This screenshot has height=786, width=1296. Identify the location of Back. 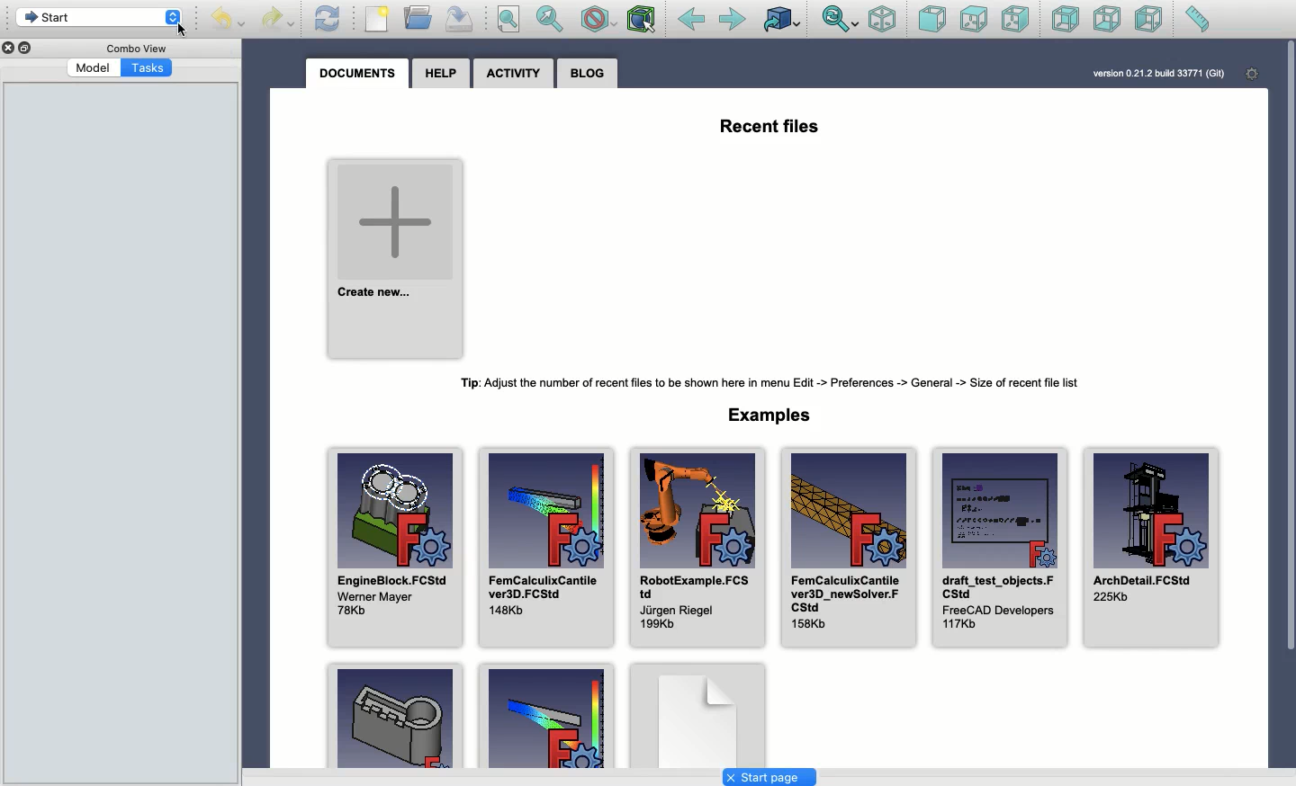
(692, 20).